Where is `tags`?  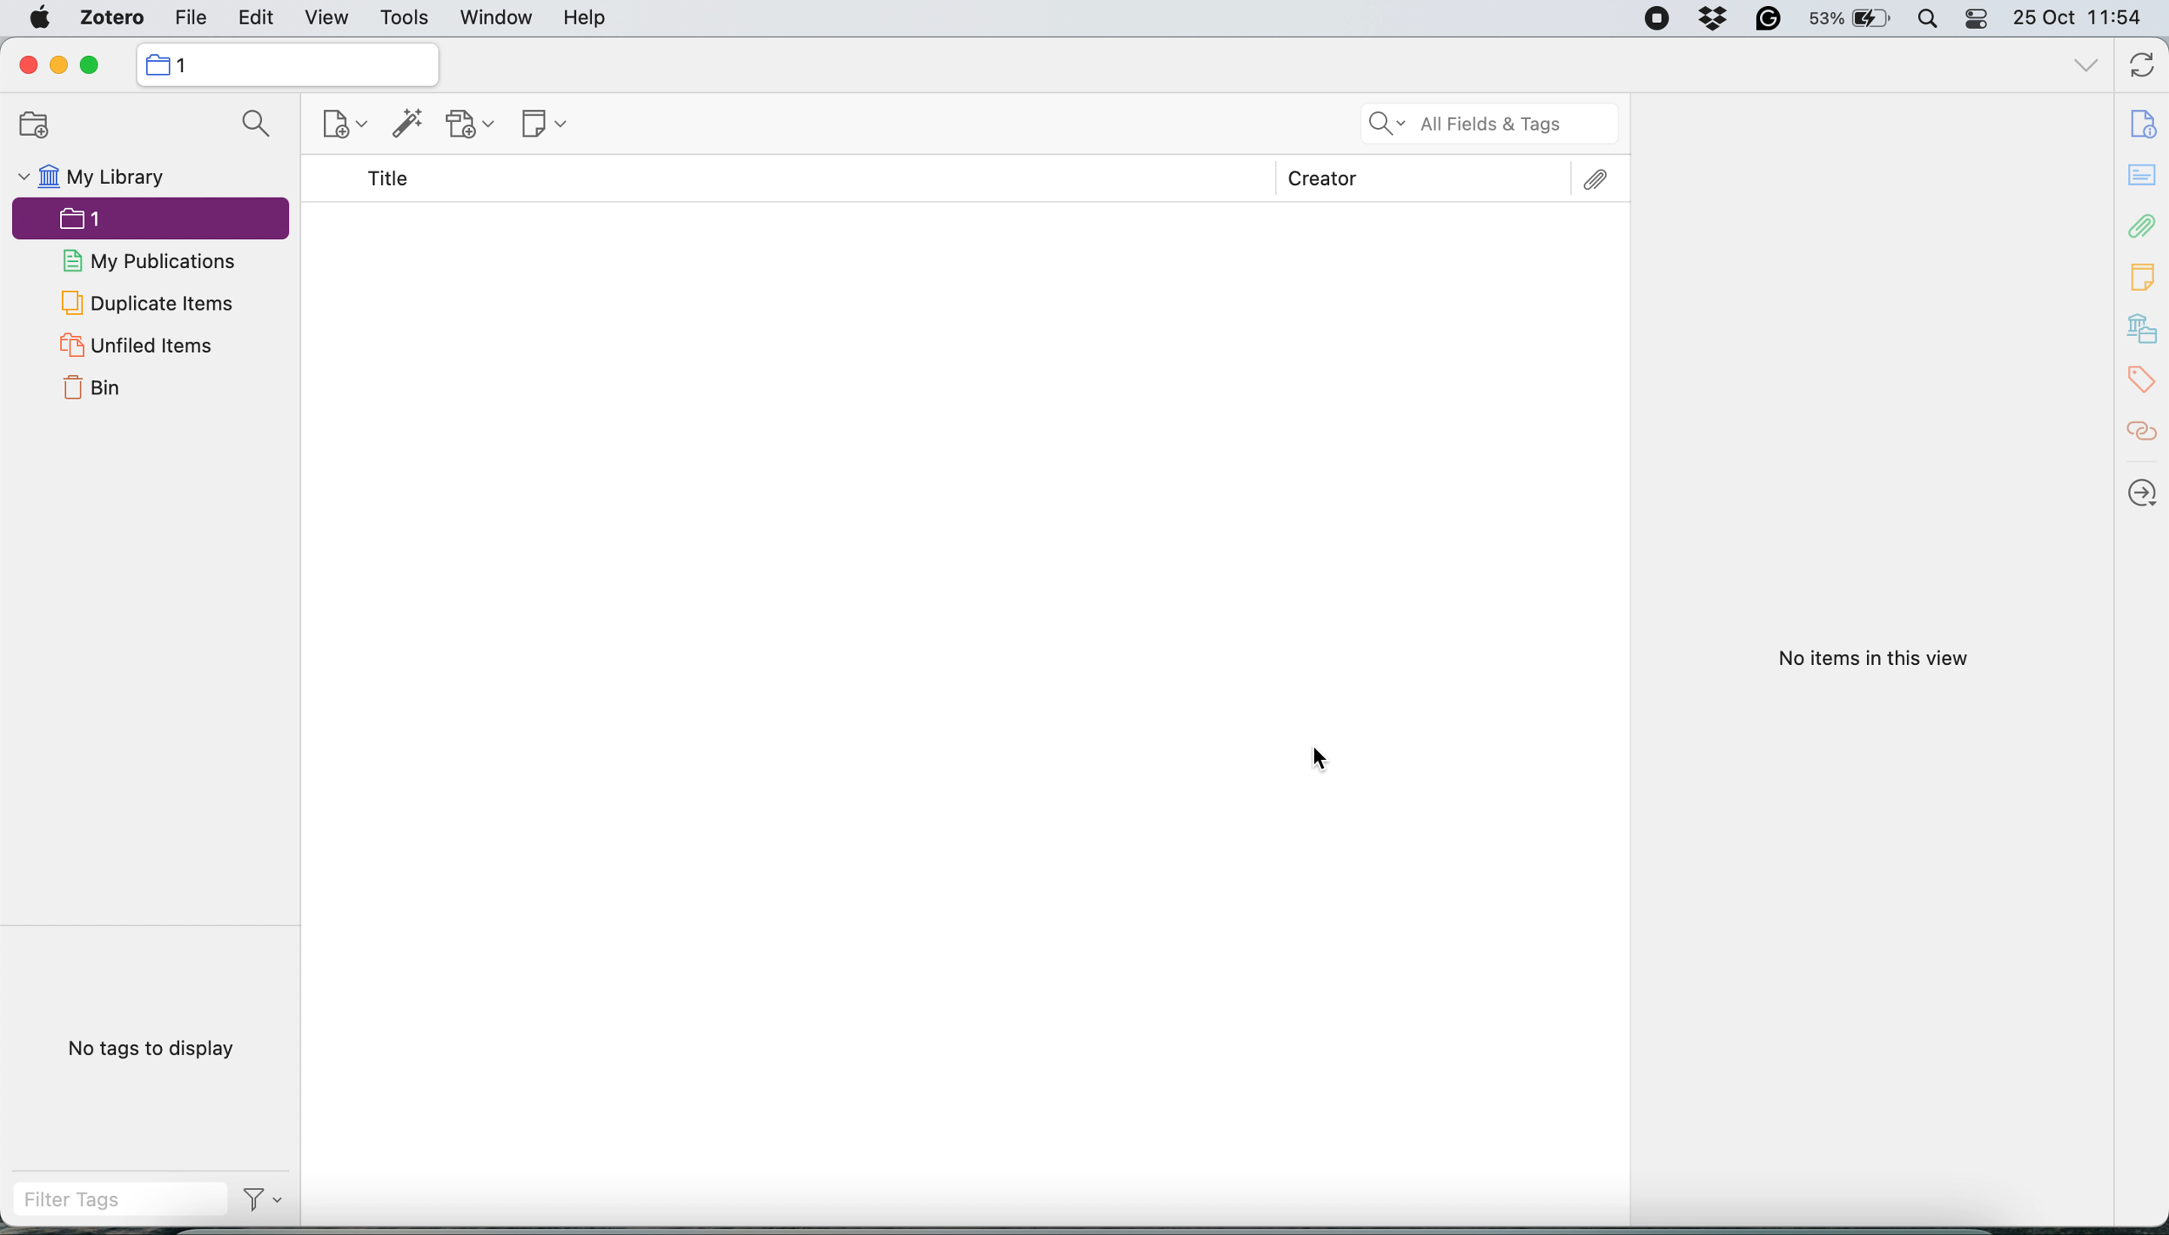
tags is located at coordinates (2144, 382).